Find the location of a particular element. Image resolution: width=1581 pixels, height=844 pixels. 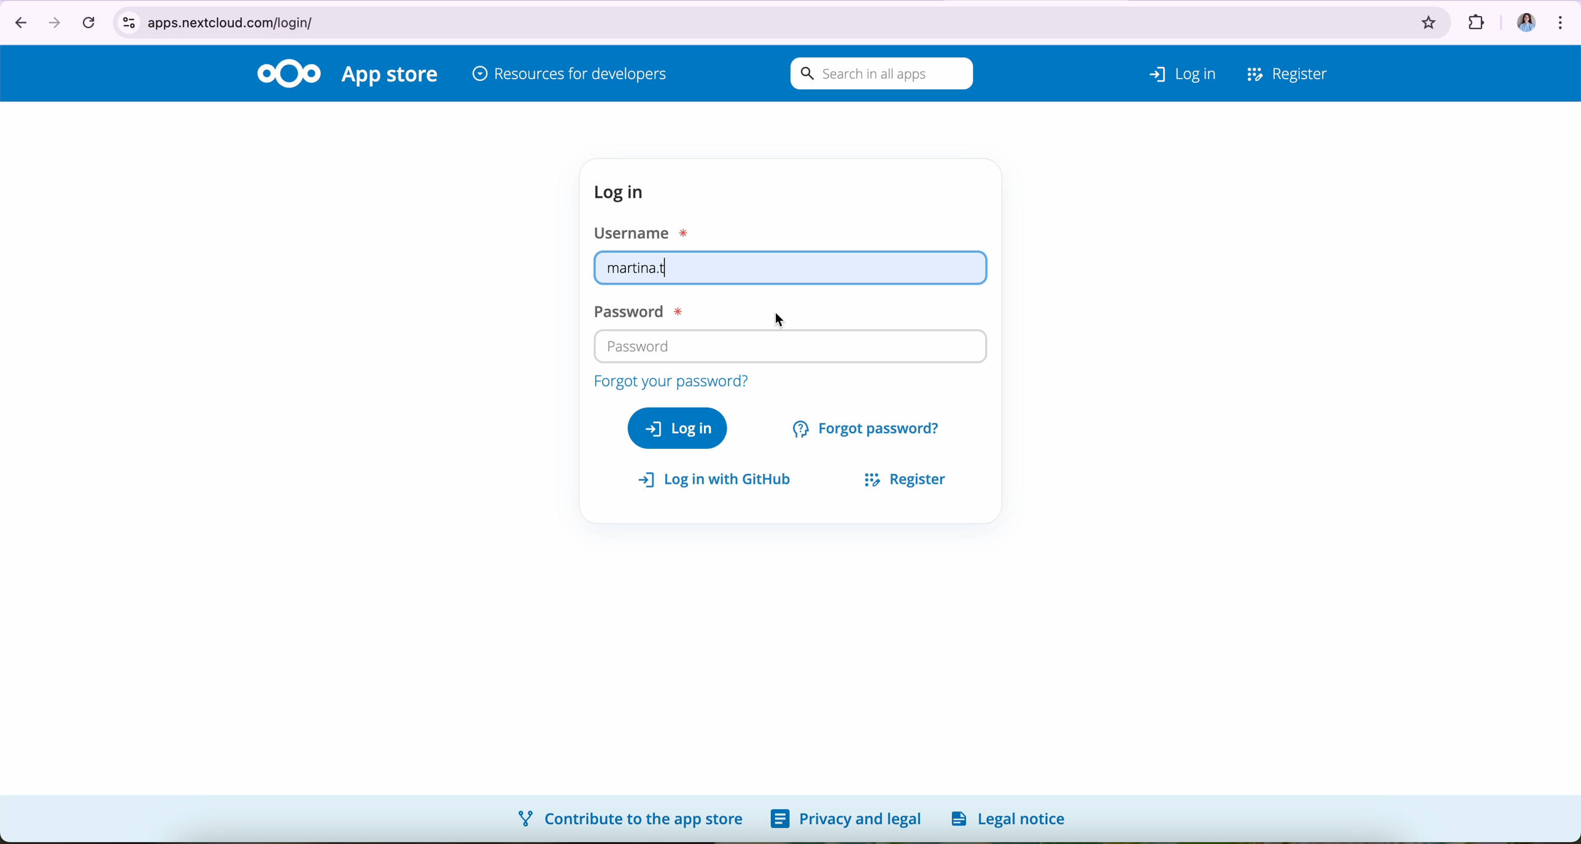

Nextcloud logo is located at coordinates (288, 72).